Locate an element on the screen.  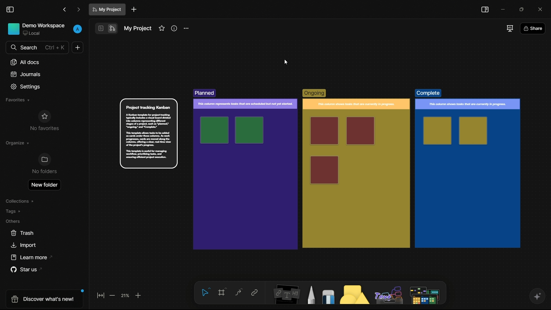
informations is located at coordinates (174, 28).